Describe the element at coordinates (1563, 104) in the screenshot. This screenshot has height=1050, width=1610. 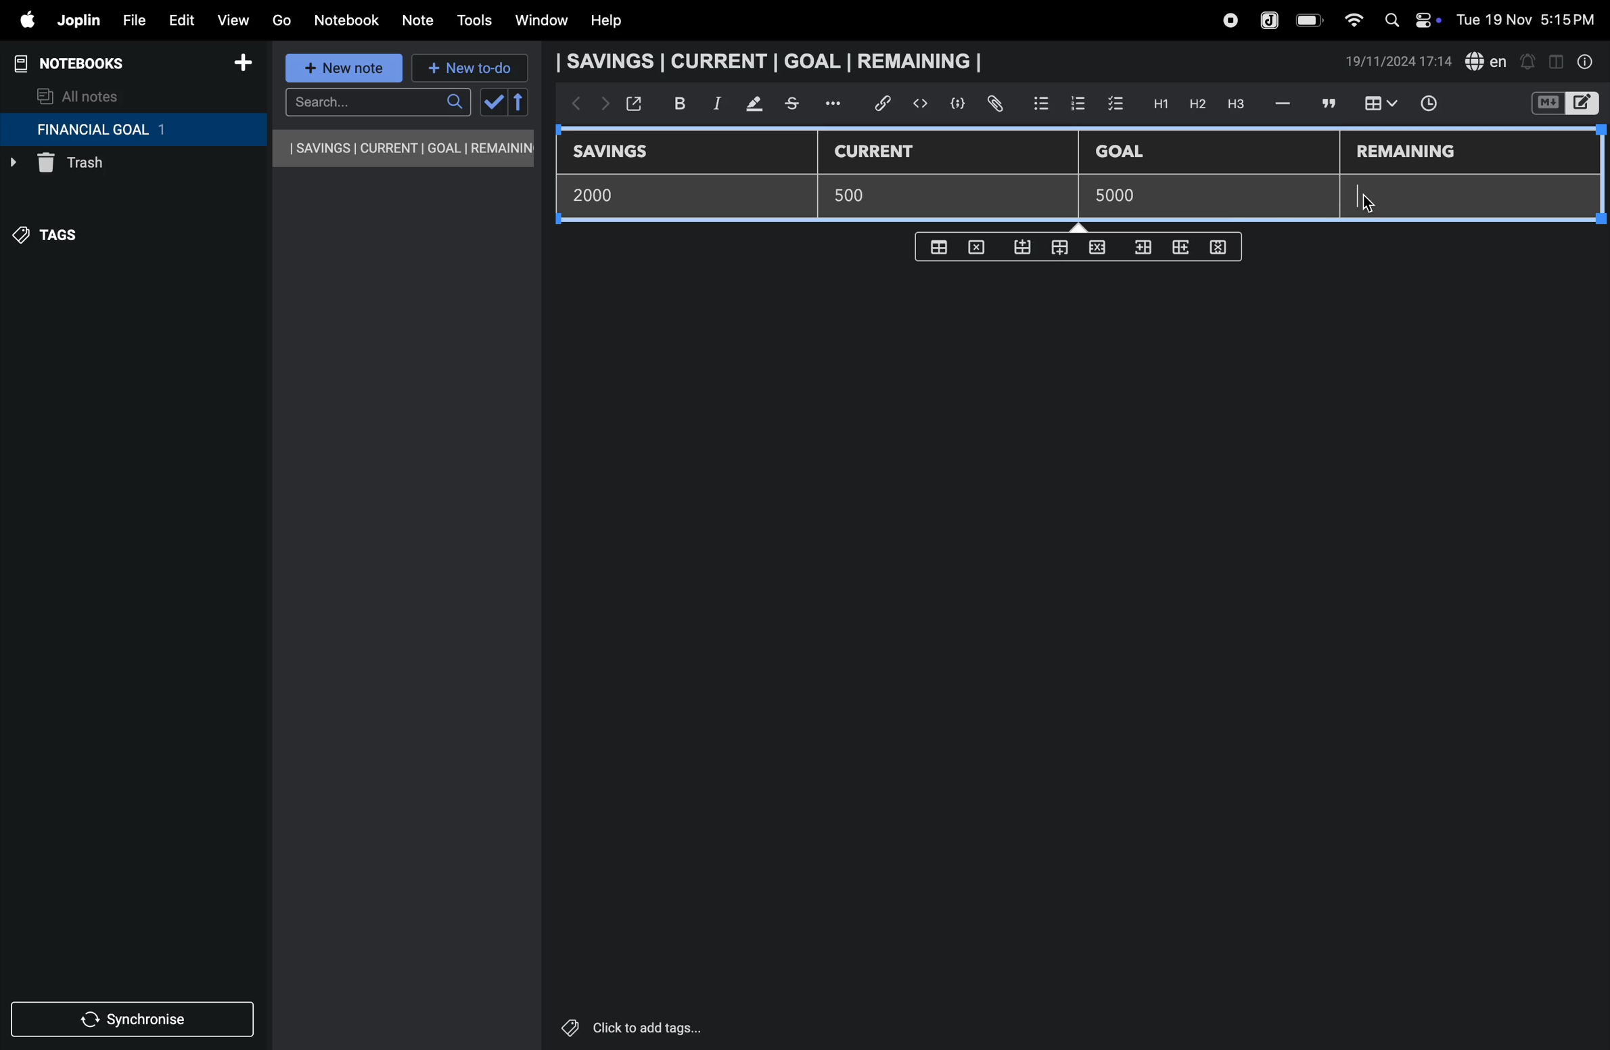
I see `switch editor` at that location.